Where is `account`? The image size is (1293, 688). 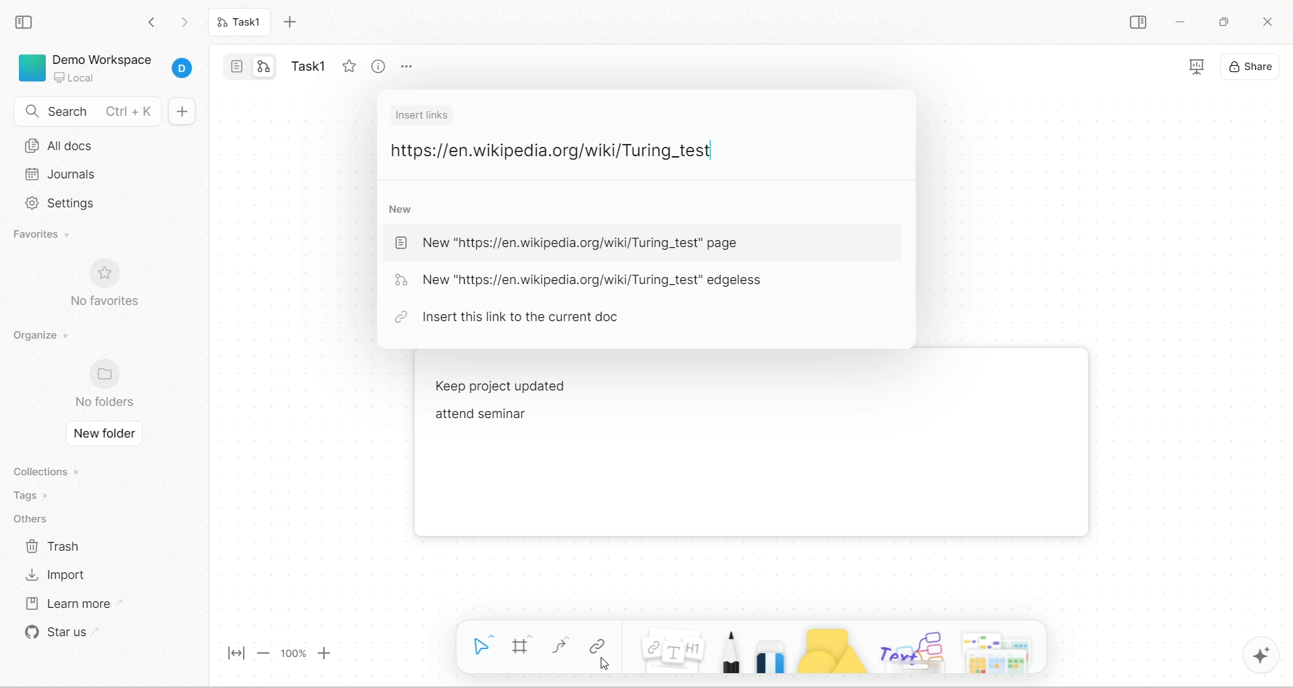
account is located at coordinates (183, 69).